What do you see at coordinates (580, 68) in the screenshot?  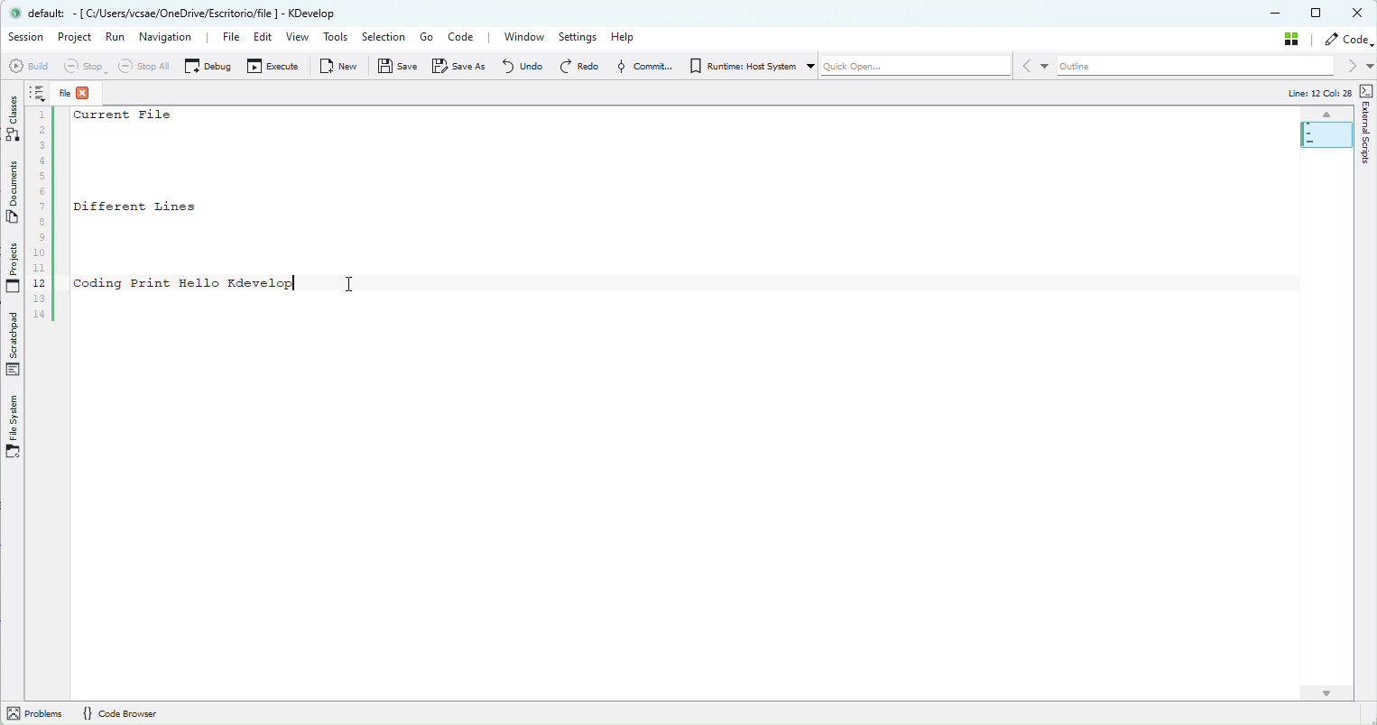 I see `Redo` at bounding box center [580, 68].